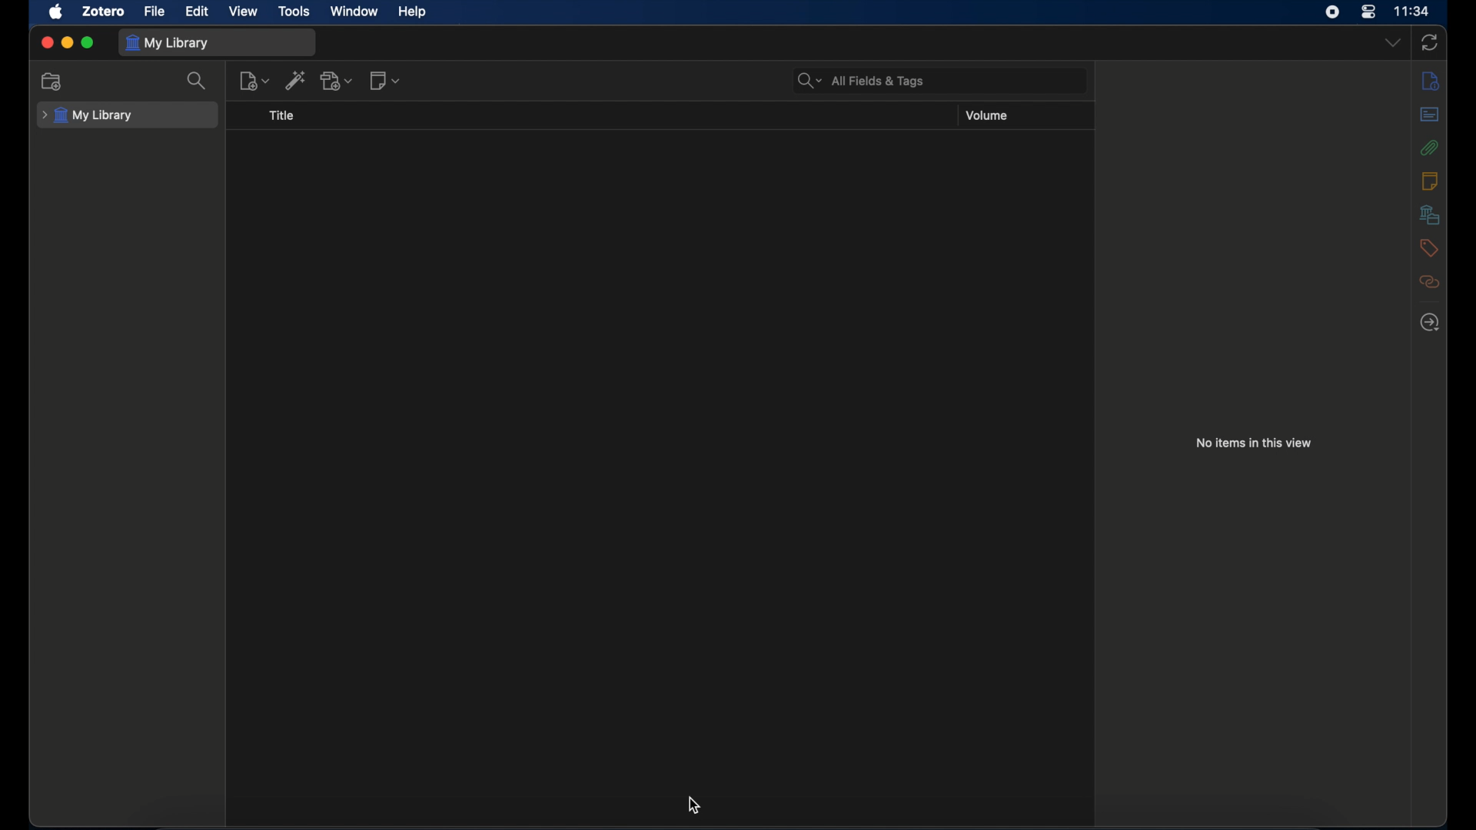  What do you see at coordinates (861, 80) in the screenshot?
I see `search bar` at bounding box center [861, 80].